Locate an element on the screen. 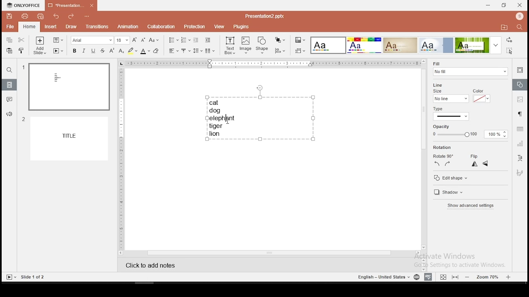  theme  is located at coordinates (364, 45).